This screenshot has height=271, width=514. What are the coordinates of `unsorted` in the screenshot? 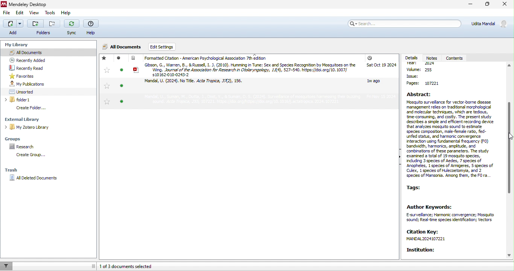 It's located at (28, 91).